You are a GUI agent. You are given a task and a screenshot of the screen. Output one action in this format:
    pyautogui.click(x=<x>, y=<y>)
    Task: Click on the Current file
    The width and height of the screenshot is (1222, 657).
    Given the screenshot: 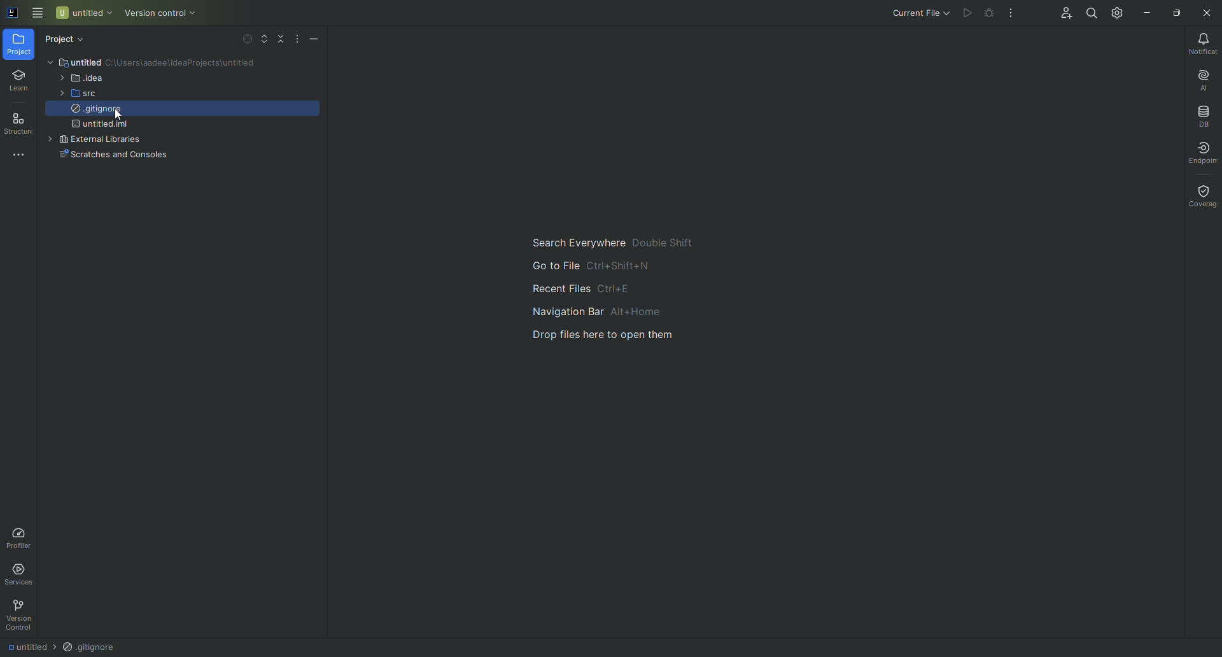 What is the action you would take?
    pyautogui.click(x=916, y=12)
    